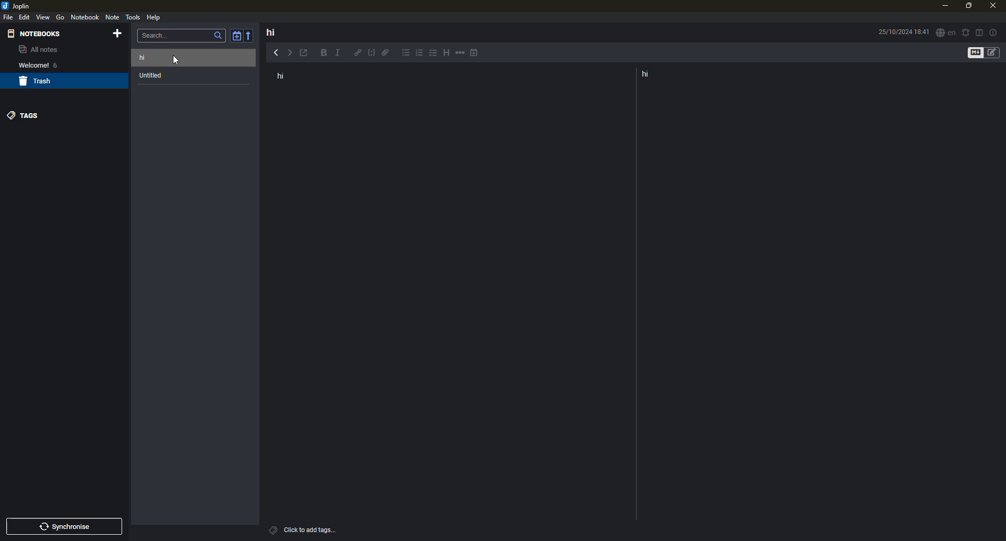  What do you see at coordinates (25, 17) in the screenshot?
I see `edit` at bounding box center [25, 17].